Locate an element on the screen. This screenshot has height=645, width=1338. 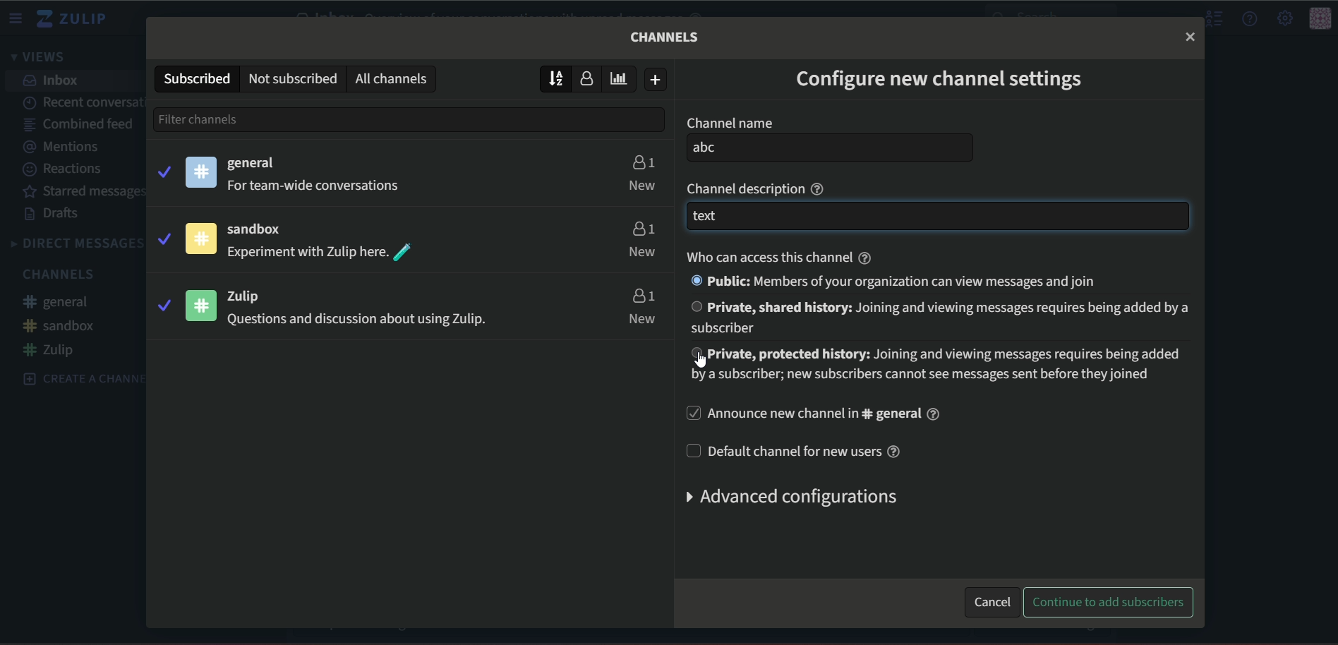
abc is located at coordinates (831, 148).